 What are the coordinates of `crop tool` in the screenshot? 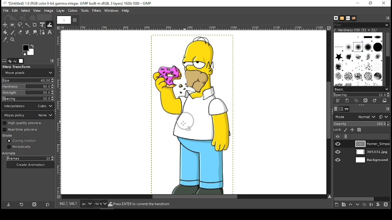 It's located at (35, 25).